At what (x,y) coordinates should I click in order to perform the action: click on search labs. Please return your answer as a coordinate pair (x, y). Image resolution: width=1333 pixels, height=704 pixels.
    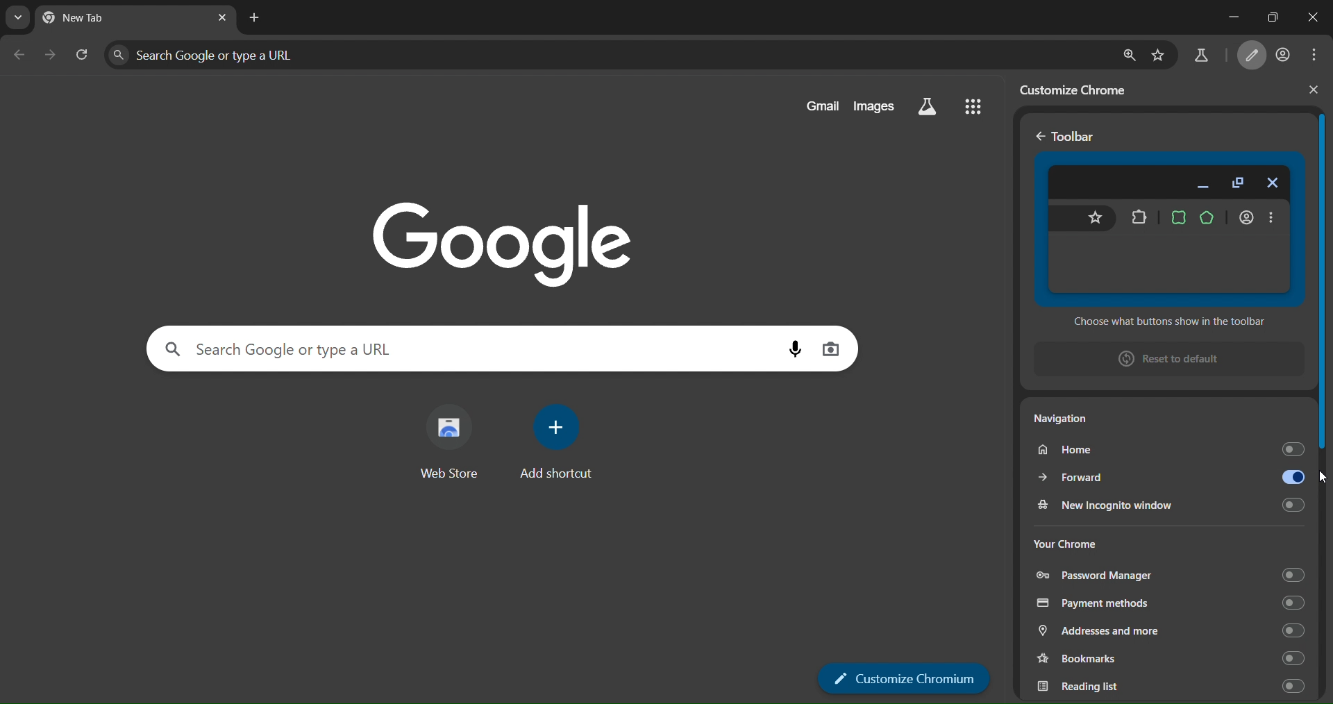
    Looking at the image, I should click on (1200, 56).